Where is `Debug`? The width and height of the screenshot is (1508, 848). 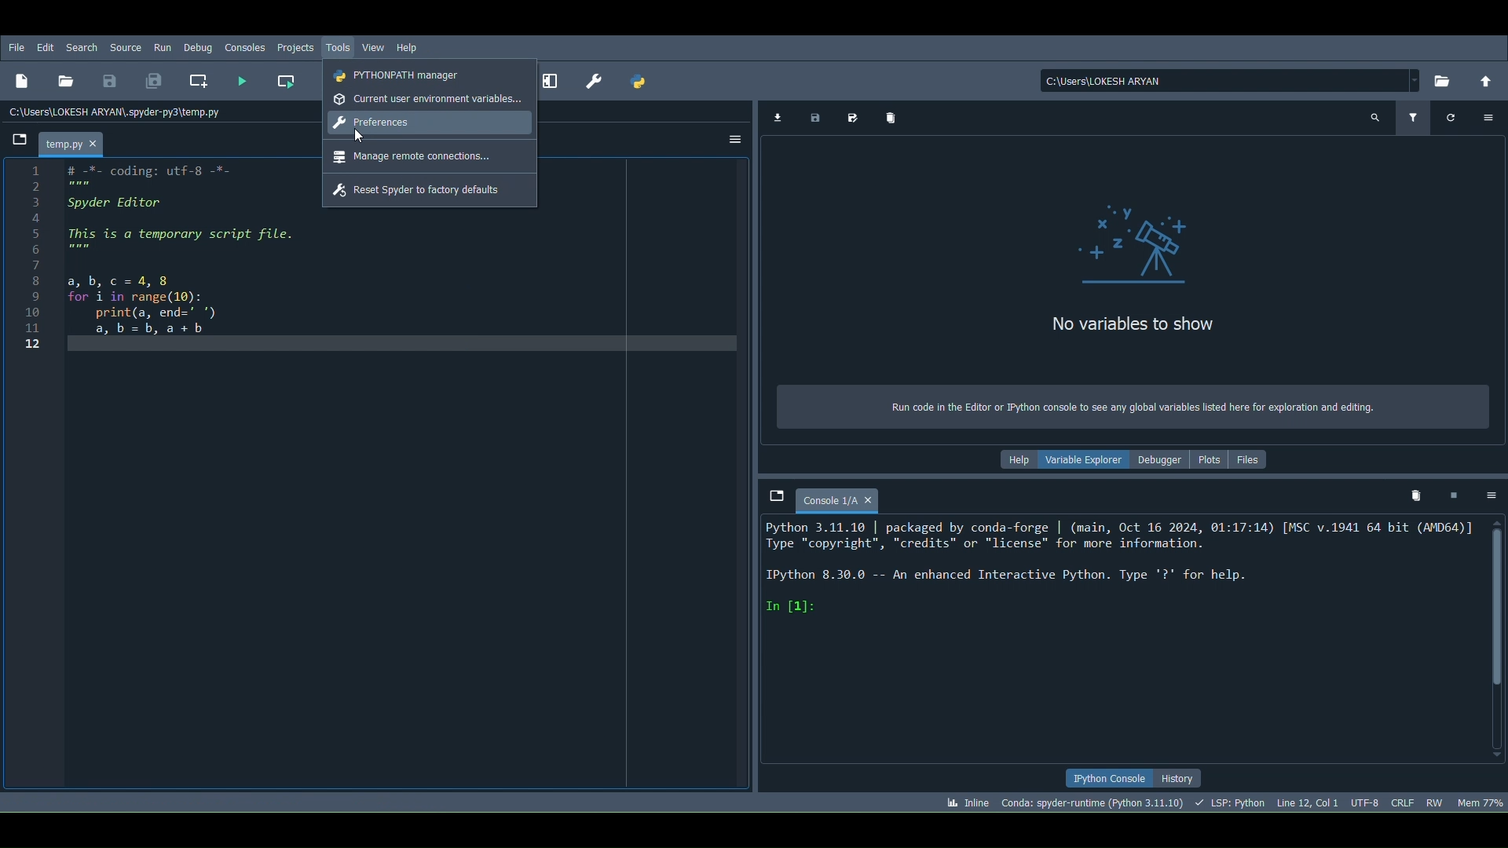
Debug is located at coordinates (199, 49).